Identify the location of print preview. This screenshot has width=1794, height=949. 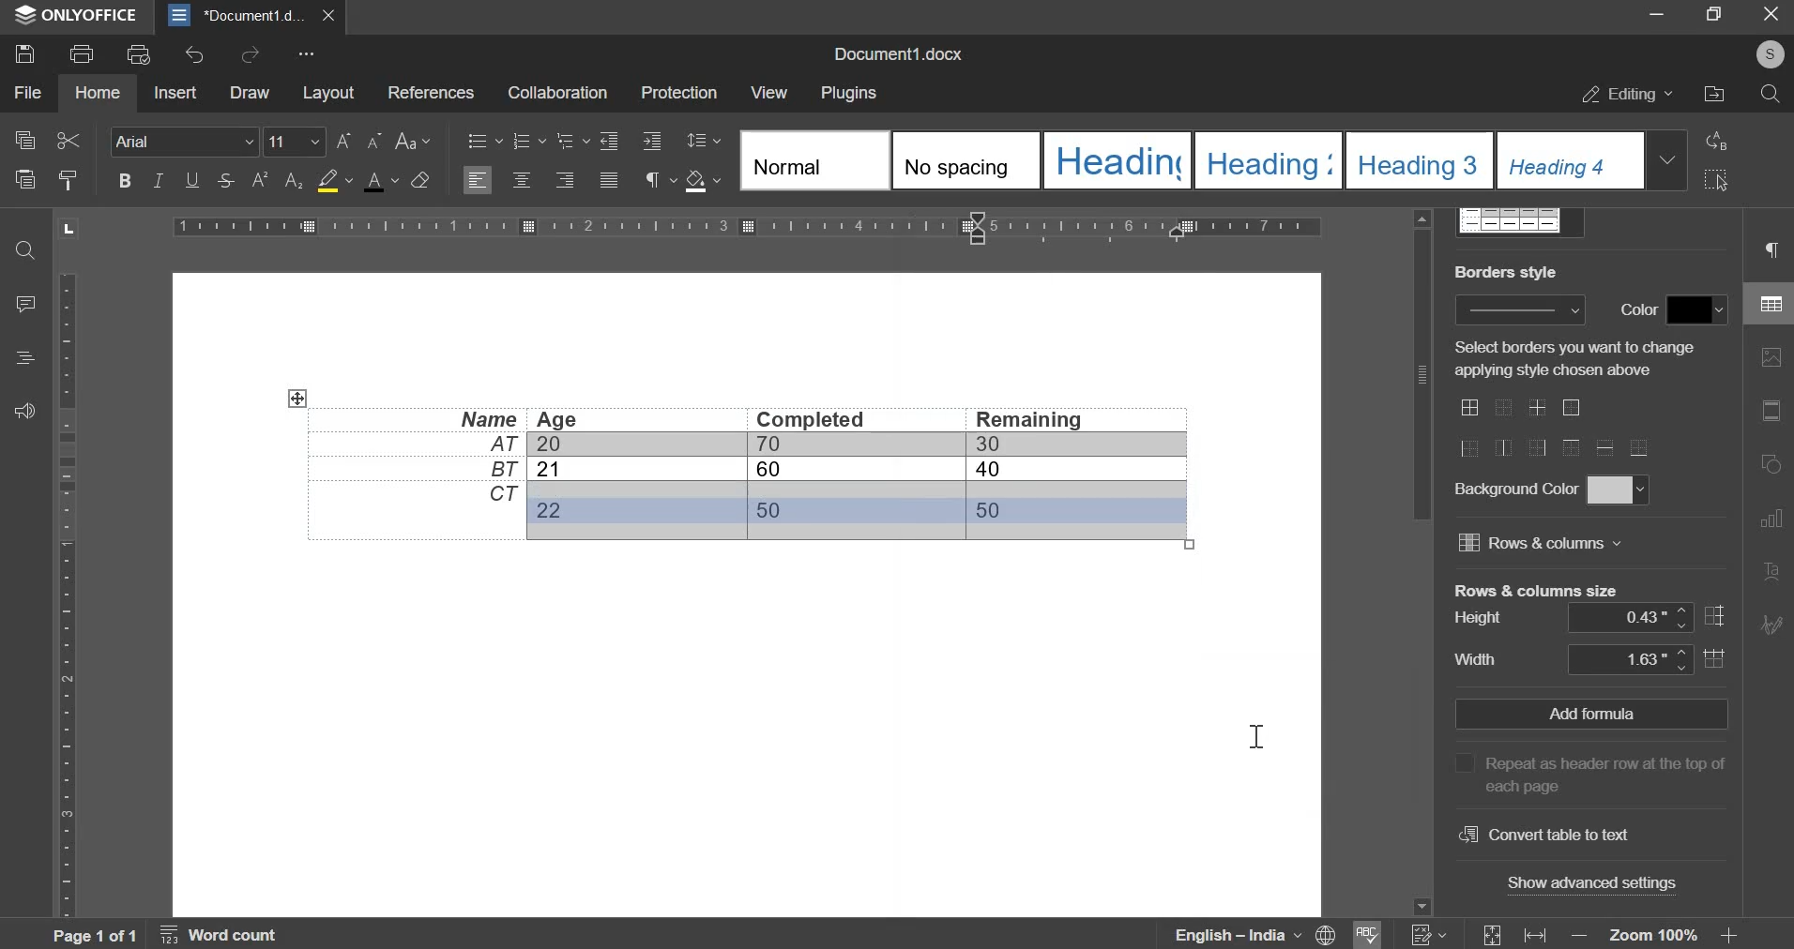
(136, 53).